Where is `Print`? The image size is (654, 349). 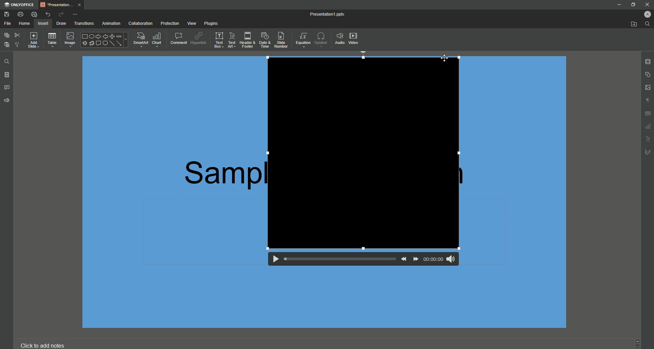
Print is located at coordinates (20, 14).